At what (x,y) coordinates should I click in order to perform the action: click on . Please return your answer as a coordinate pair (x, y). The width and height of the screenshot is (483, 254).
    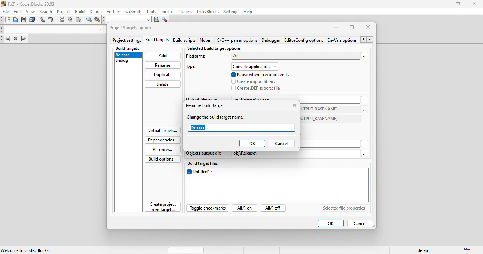
    Looking at the image, I should click on (363, 153).